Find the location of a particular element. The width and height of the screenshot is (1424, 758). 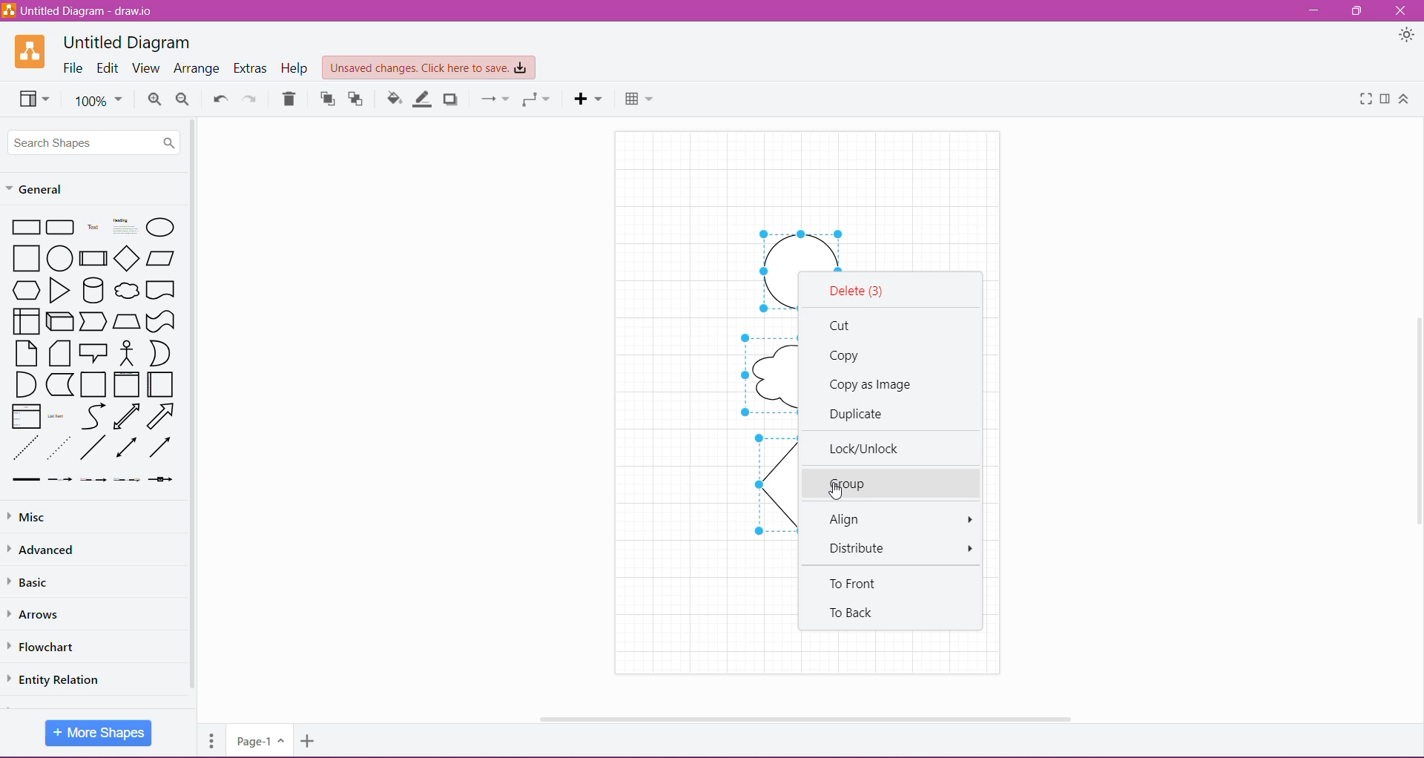

Table is located at coordinates (639, 97).